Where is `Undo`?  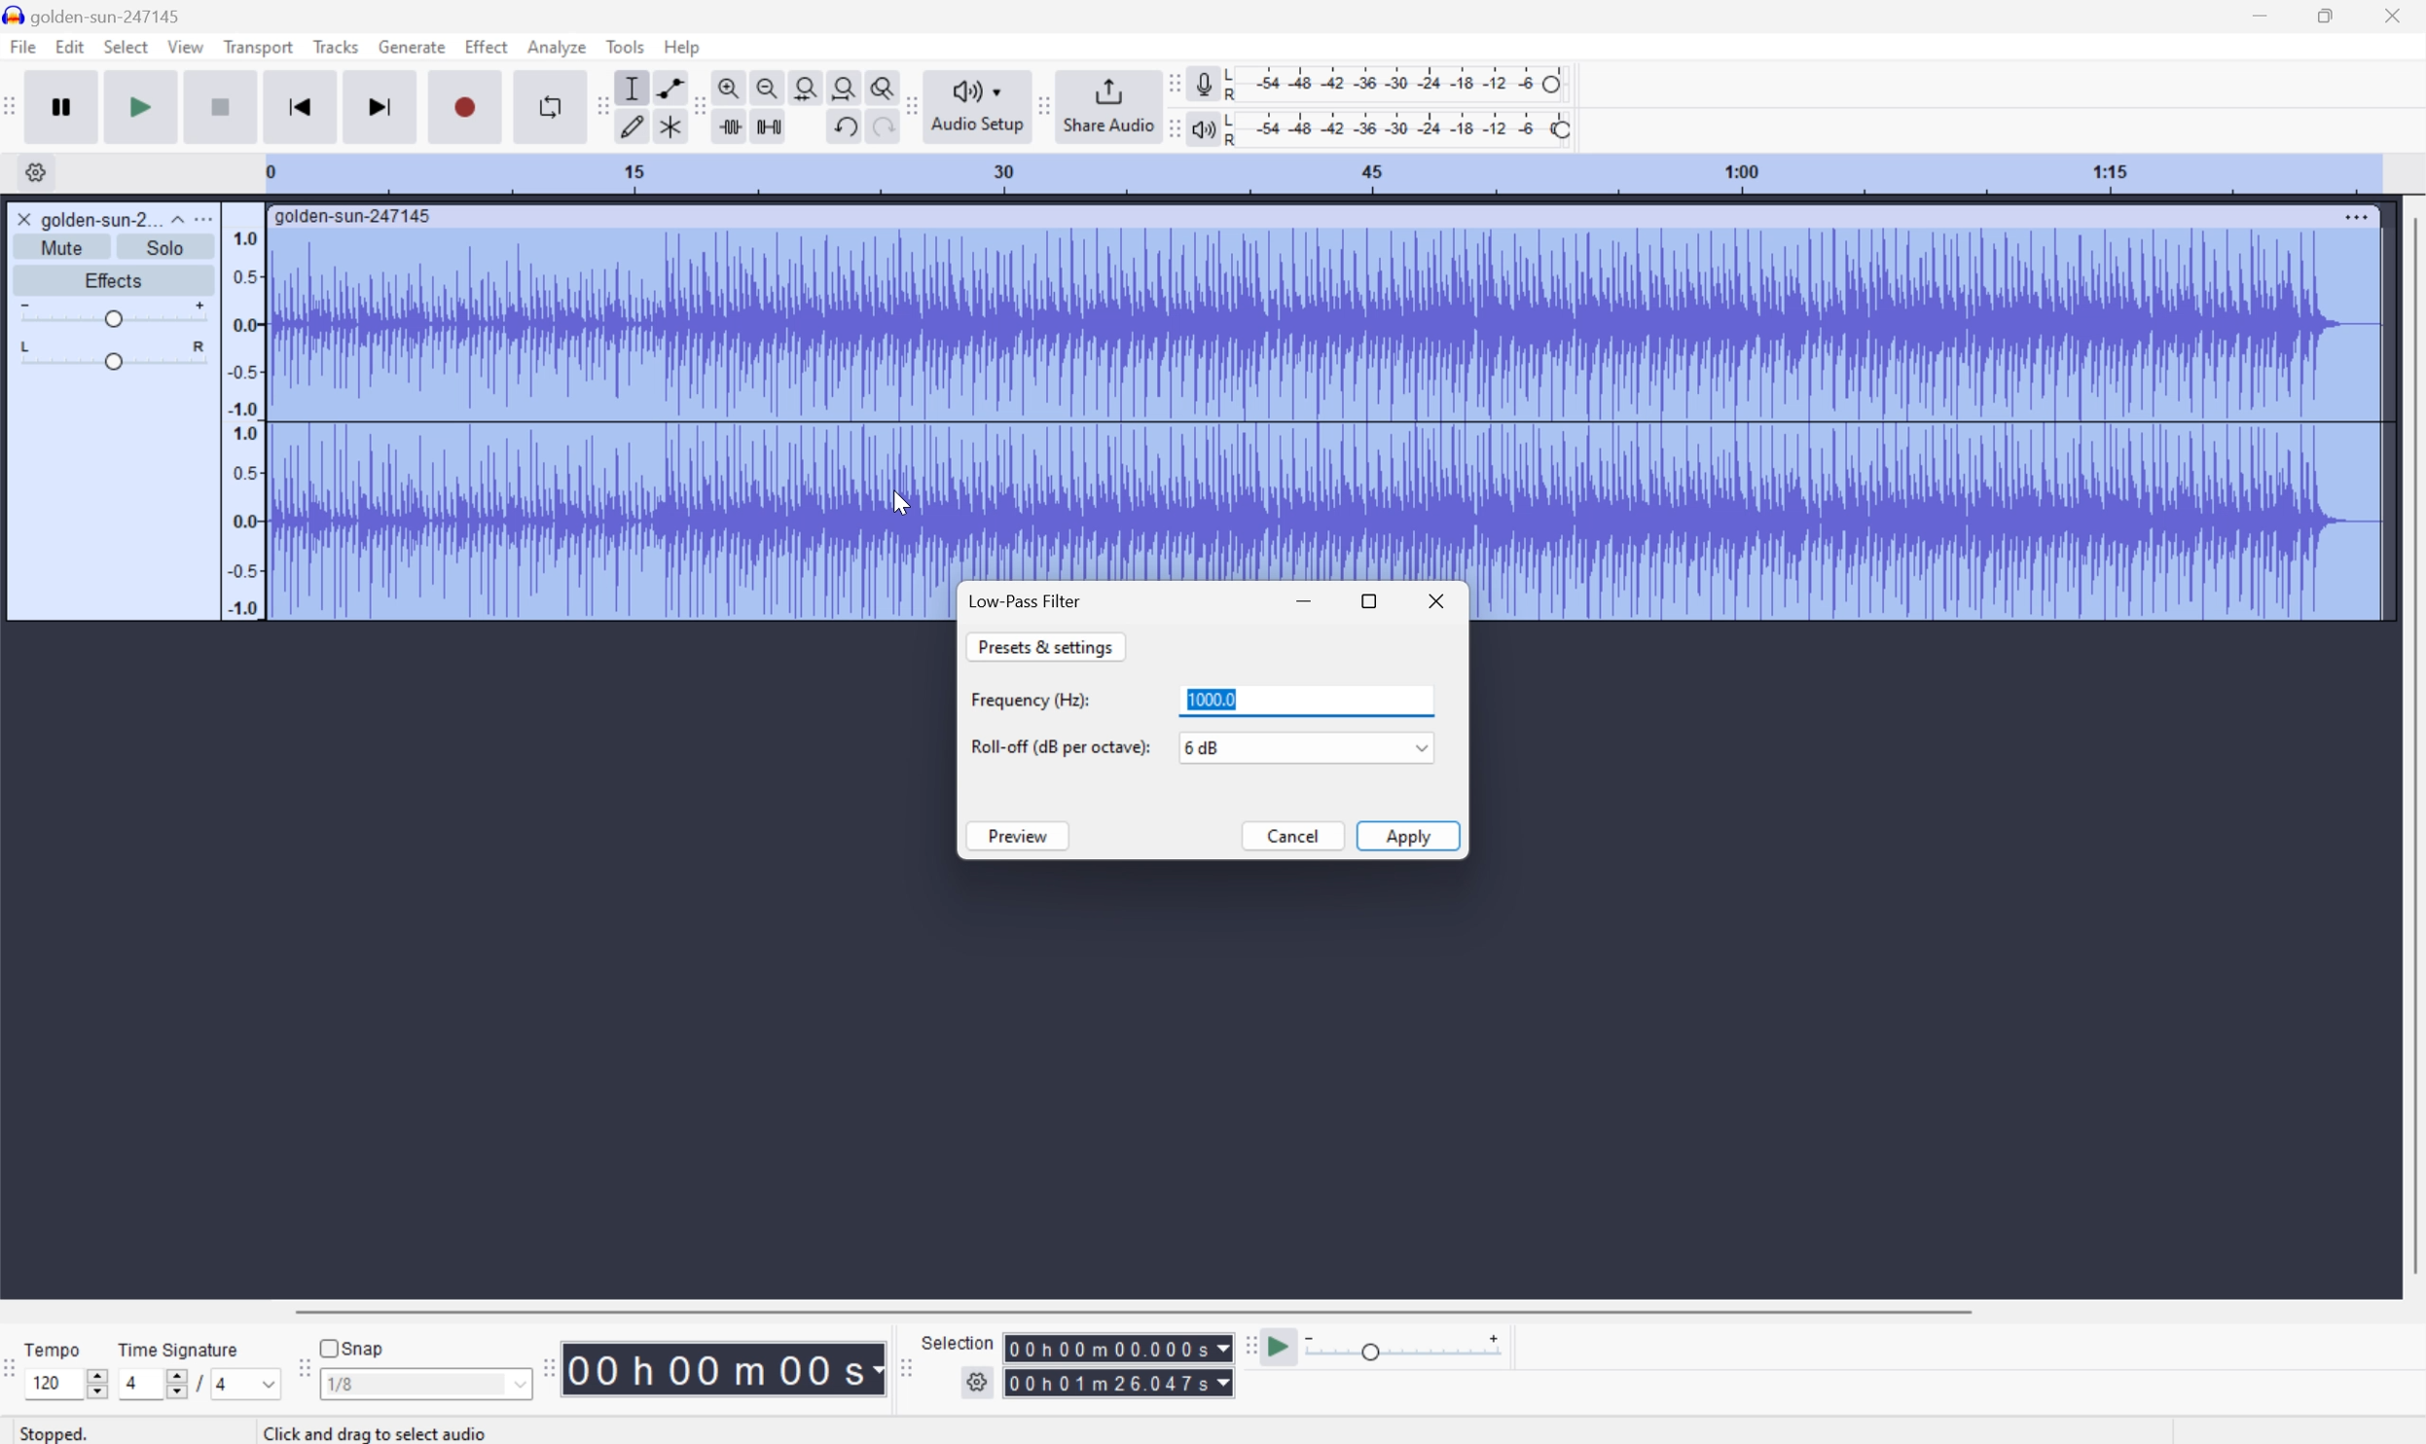
Undo is located at coordinates (844, 126).